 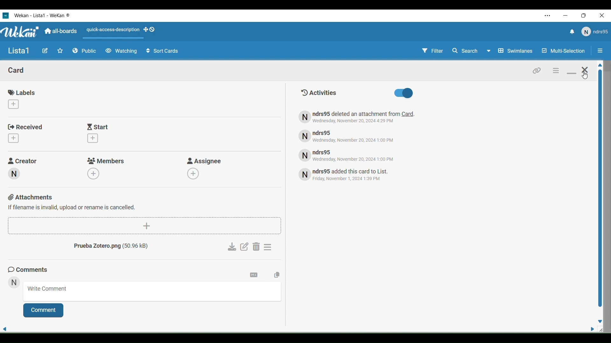 What do you see at coordinates (98, 127) in the screenshot?
I see `Start` at bounding box center [98, 127].